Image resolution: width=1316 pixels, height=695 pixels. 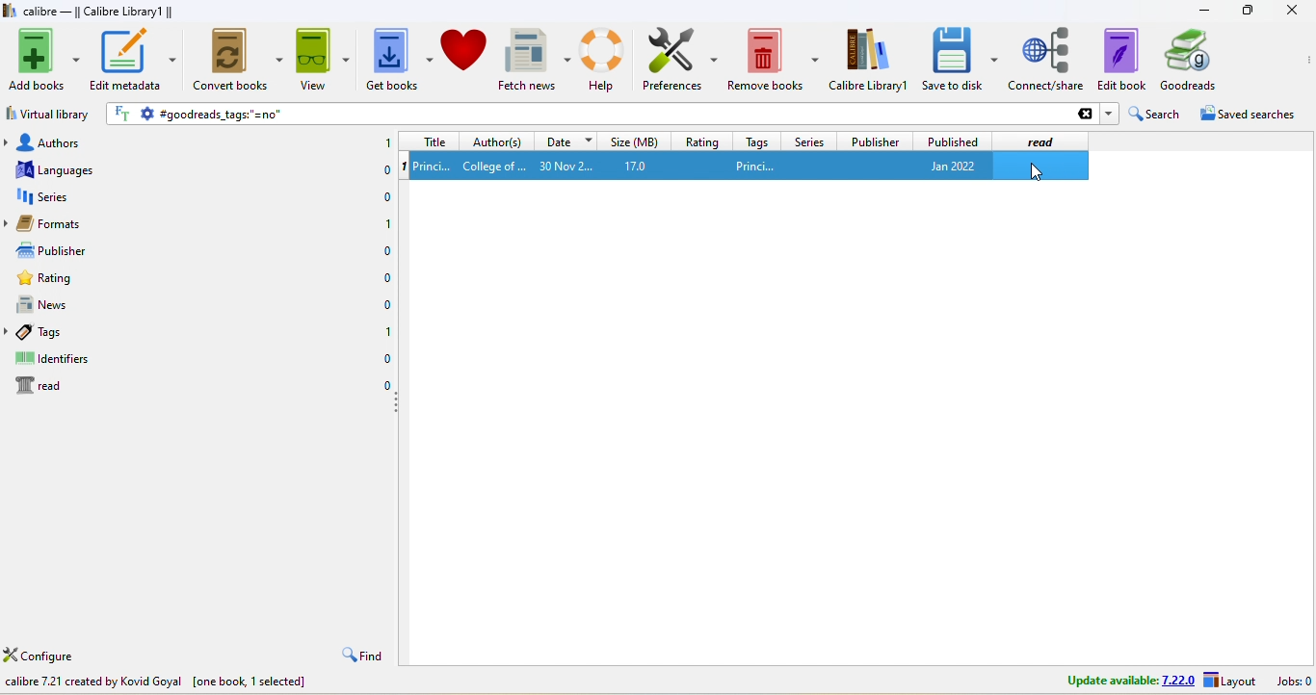 What do you see at coordinates (387, 306) in the screenshot?
I see `0` at bounding box center [387, 306].